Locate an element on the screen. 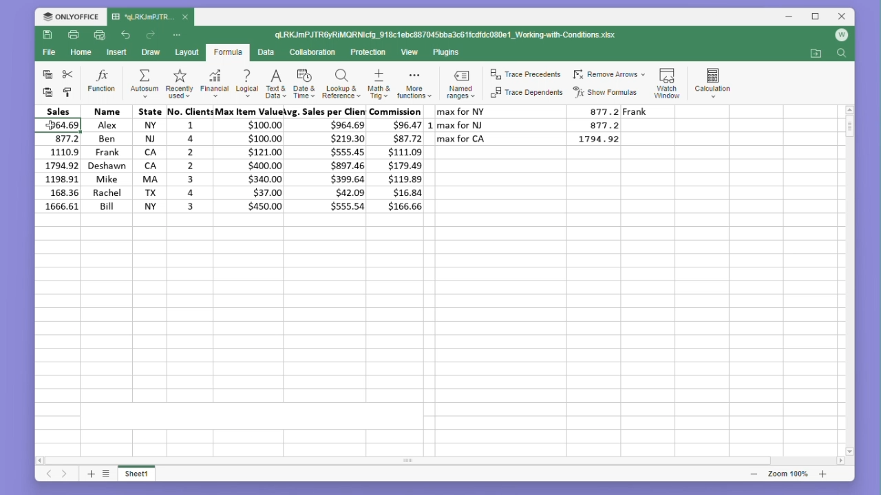 This screenshot has height=495, width=881. paste is located at coordinates (48, 93).